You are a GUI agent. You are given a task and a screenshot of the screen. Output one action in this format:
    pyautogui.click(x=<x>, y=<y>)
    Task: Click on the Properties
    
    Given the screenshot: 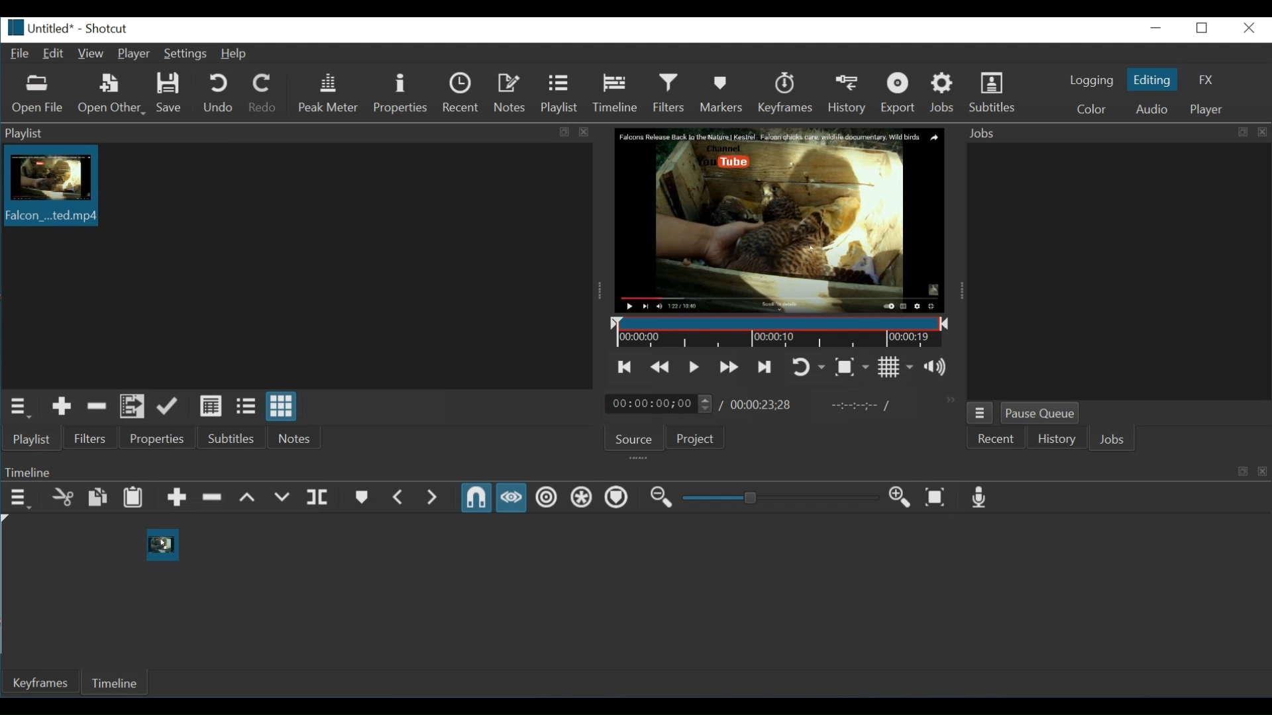 What is the action you would take?
    pyautogui.click(x=400, y=94)
    